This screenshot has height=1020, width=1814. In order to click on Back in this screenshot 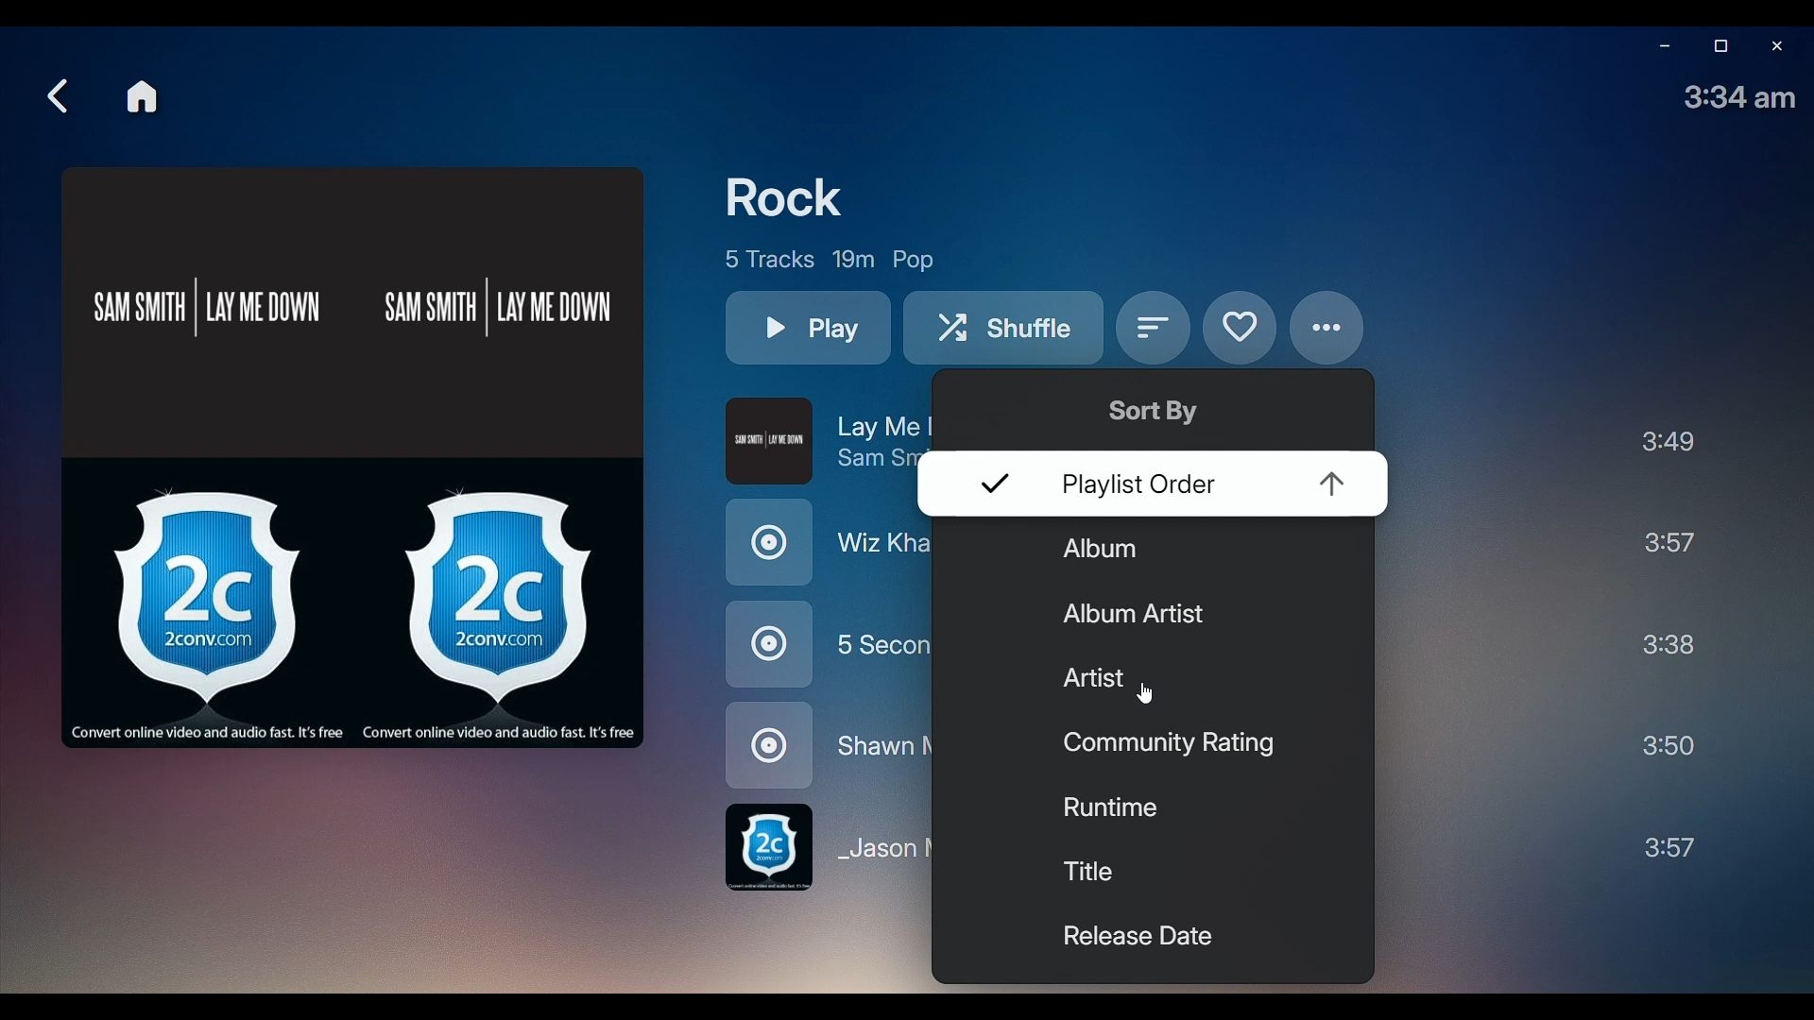, I will do `click(57, 96)`.